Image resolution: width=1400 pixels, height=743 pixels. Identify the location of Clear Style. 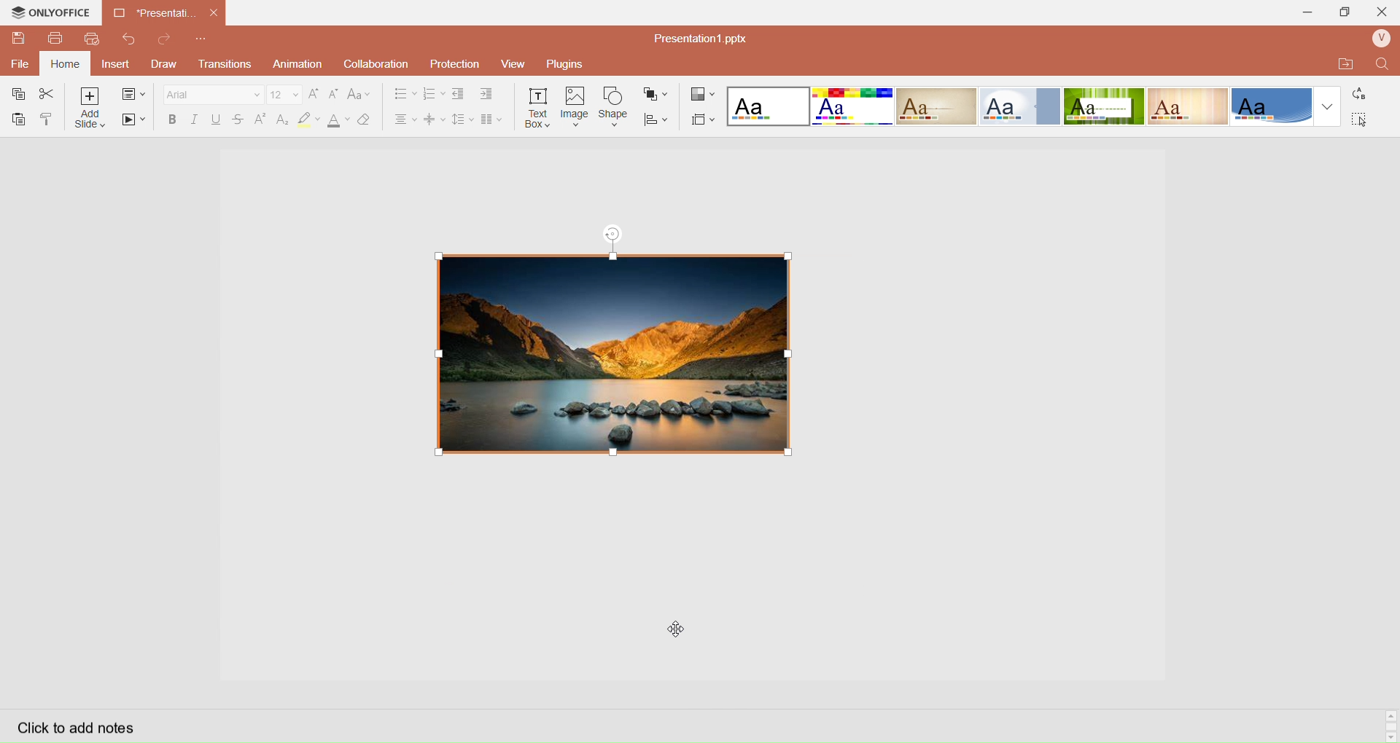
(367, 119).